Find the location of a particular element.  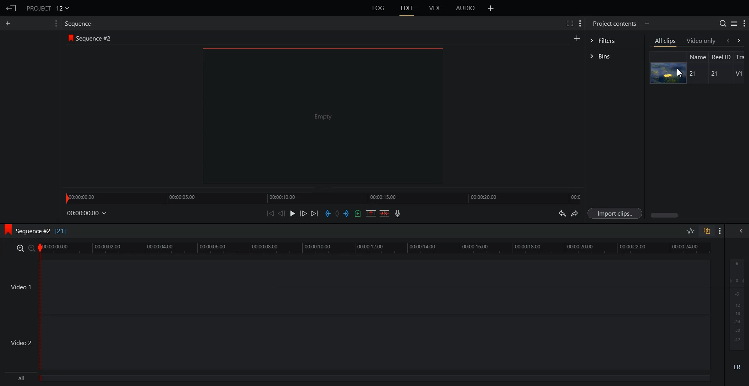

Move Forward is located at coordinates (314, 213).